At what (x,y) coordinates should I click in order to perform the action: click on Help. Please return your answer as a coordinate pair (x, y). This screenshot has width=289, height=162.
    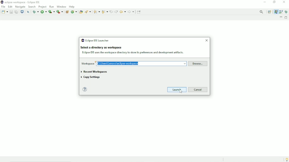
    Looking at the image, I should click on (85, 89).